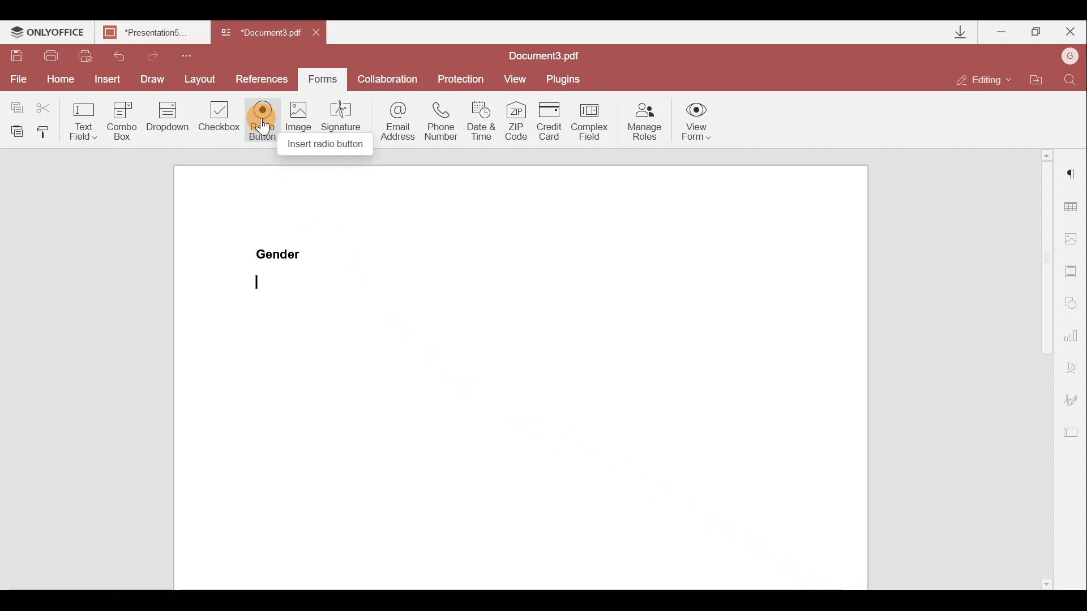  What do you see at coordinates (125, 55) in the screenshot?
I see `Undo` at bounding box center [125, 55].